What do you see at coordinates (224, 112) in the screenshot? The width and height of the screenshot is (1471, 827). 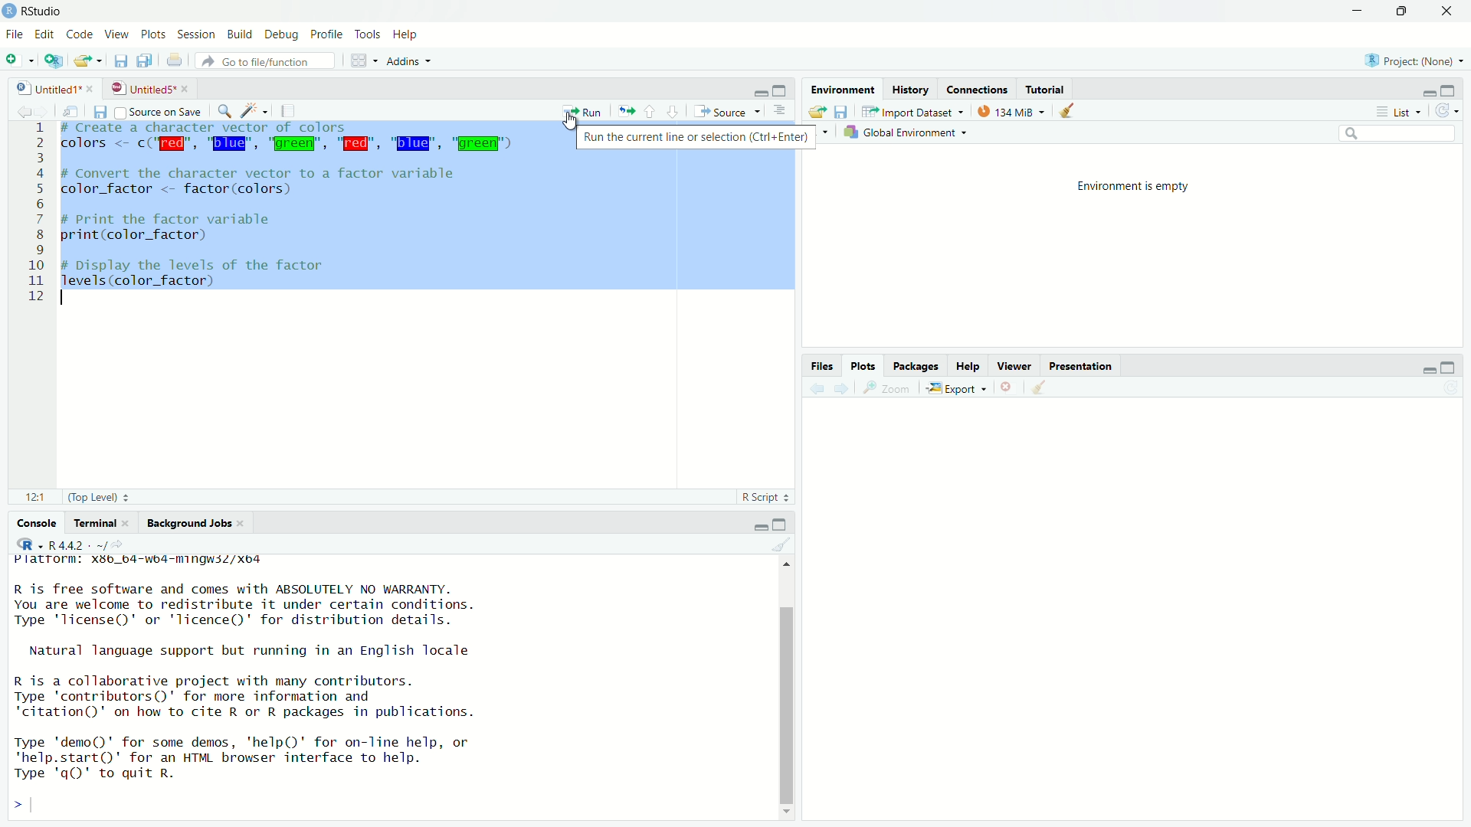 I see `find/replace` at bounding box center [224, 112].